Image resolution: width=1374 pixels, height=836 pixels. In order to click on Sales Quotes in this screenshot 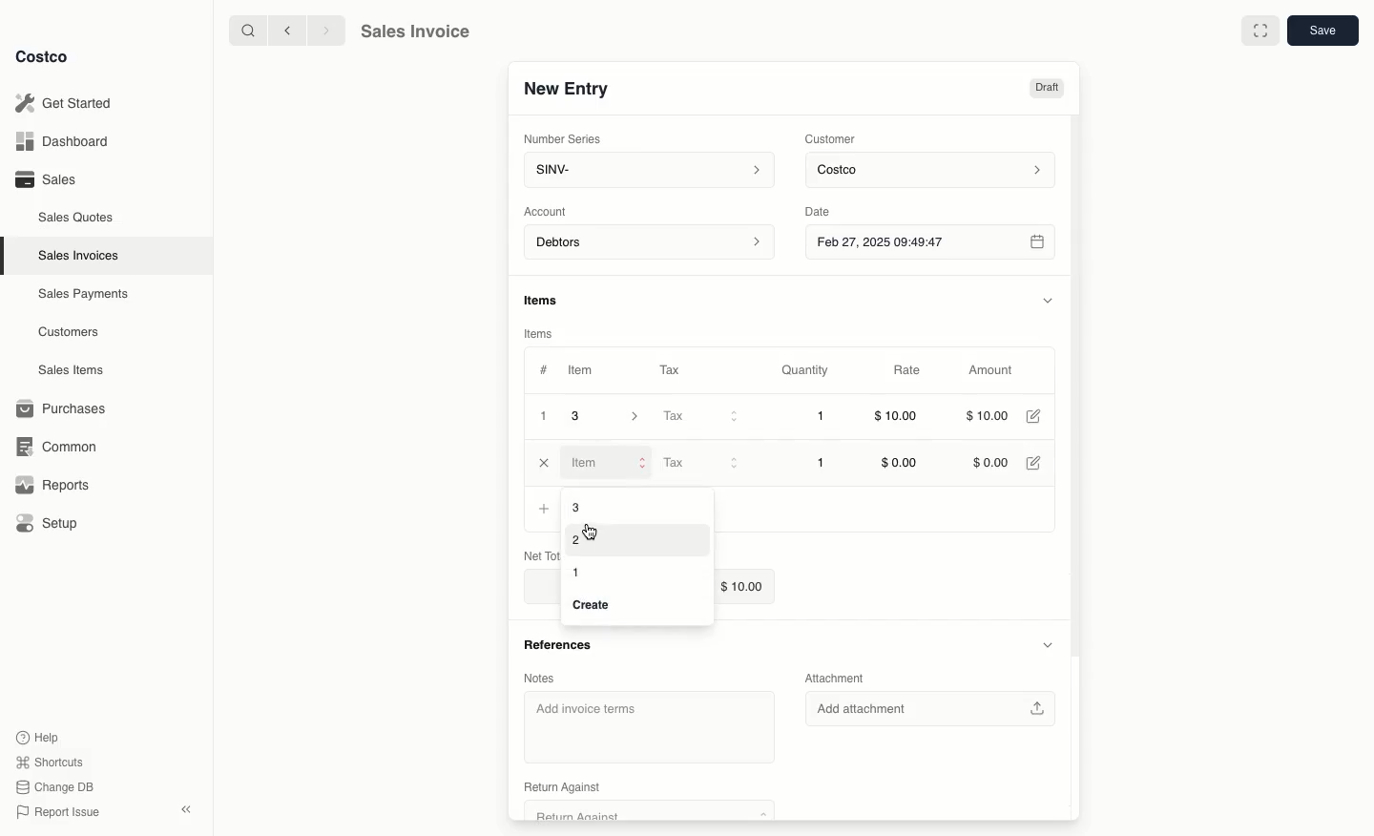, I will do `click(77, 217)`.